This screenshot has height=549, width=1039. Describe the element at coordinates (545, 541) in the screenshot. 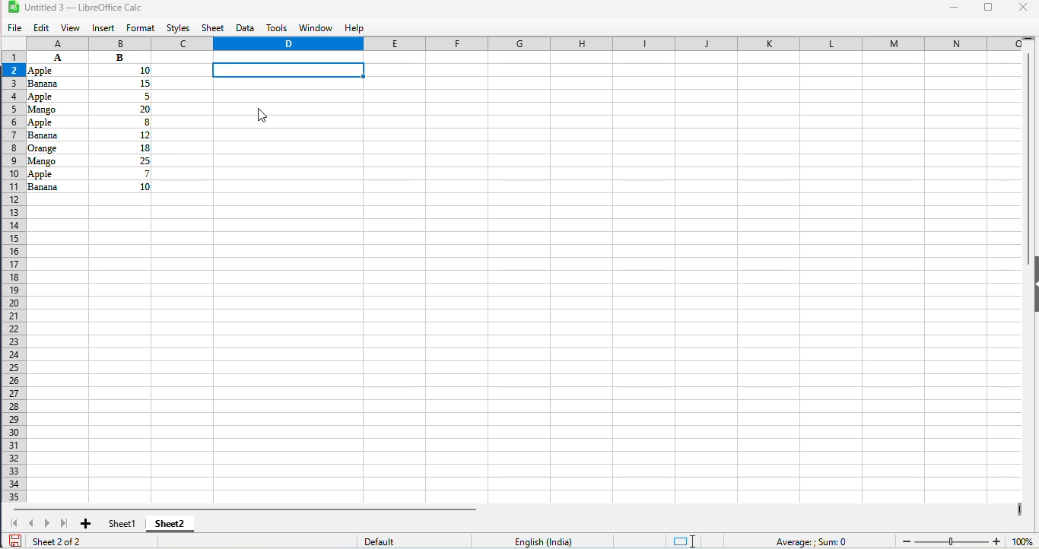

I see `text language` at that location.